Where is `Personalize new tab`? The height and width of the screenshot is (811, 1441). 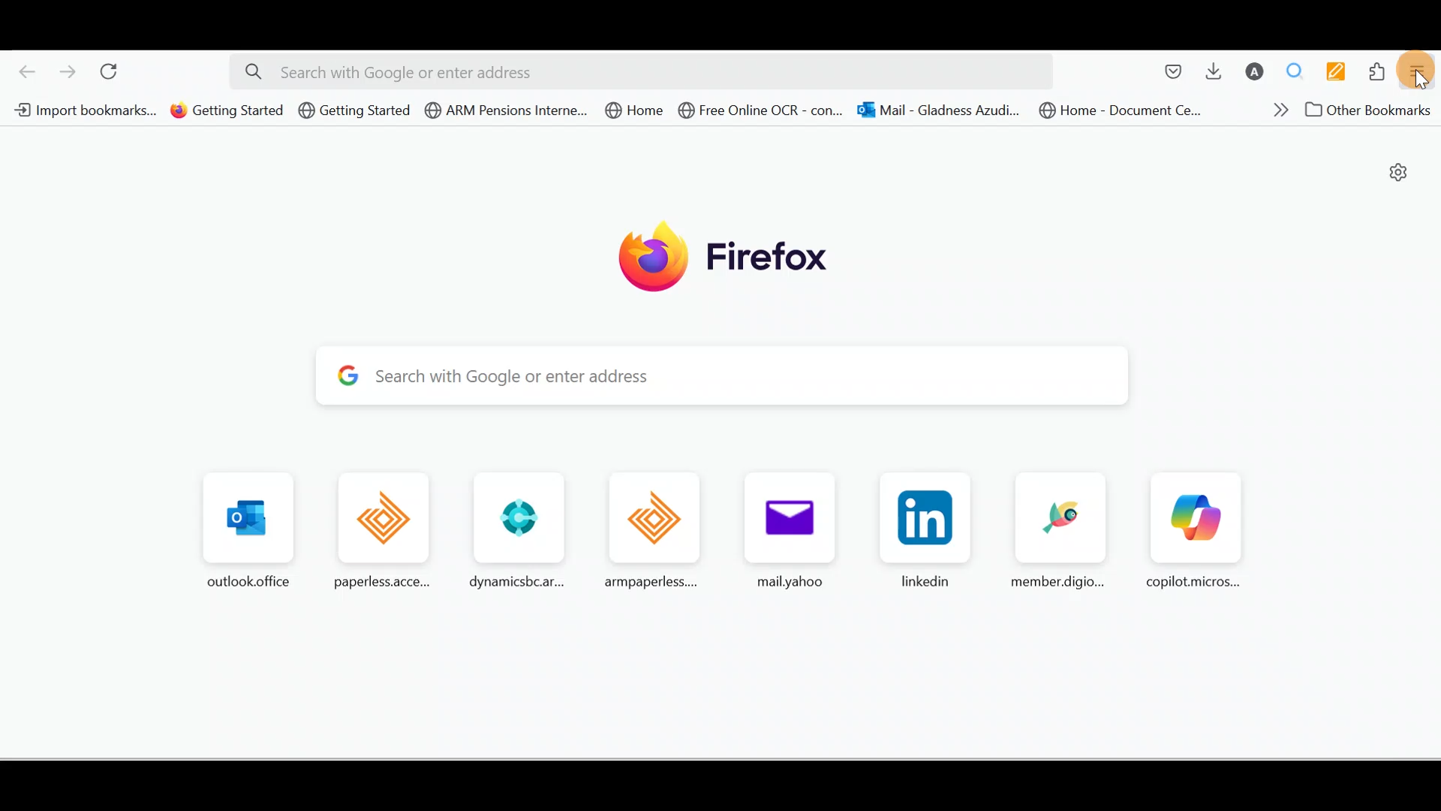 Personalize new tab is located at coordinates (1400, 176).